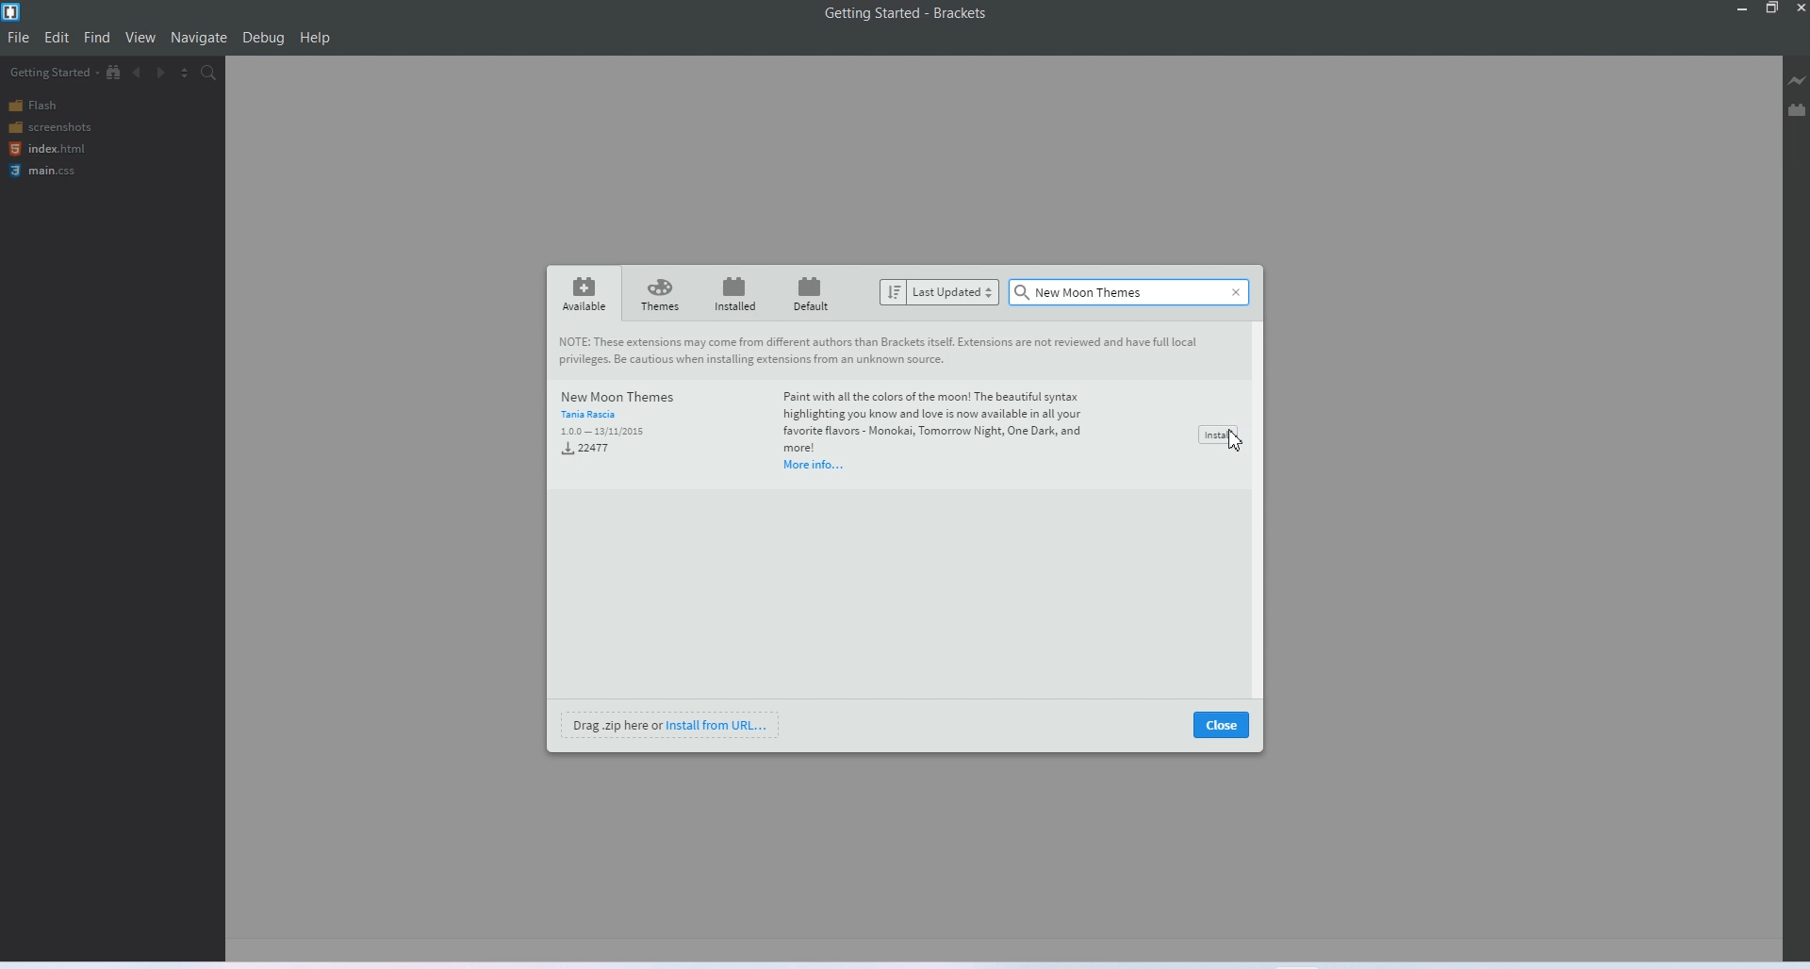 The width and height of the screenshot is (1810, 969). Describe the element at coordinates (733, 293) in the screenshot. I see `installed` at that location.